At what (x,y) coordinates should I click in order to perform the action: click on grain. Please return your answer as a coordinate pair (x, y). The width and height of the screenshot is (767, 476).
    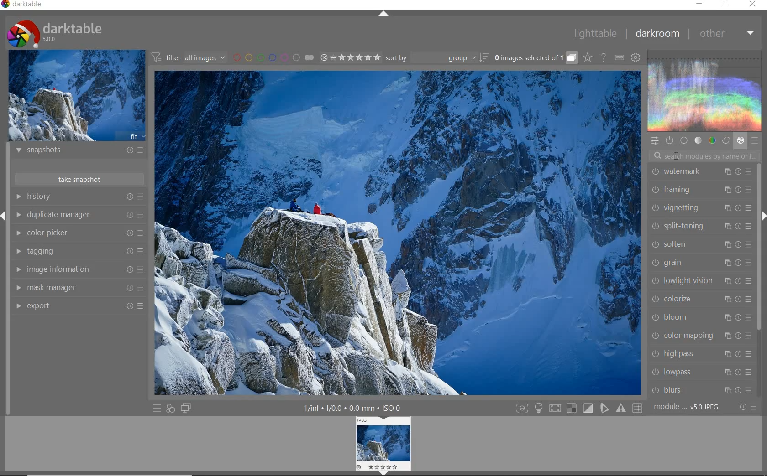
    Looking at the image, I should click on (702, 263).